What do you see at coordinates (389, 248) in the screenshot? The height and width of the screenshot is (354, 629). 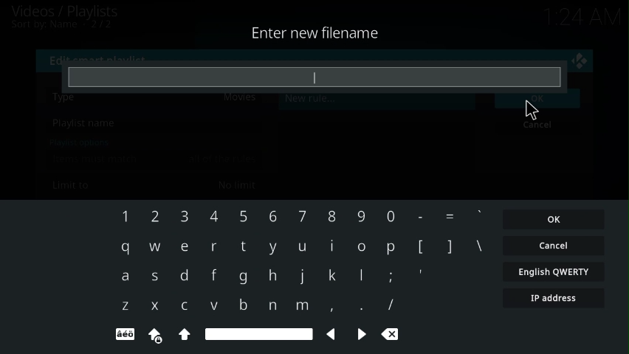 I see `p` at bounding box center [389, 248].